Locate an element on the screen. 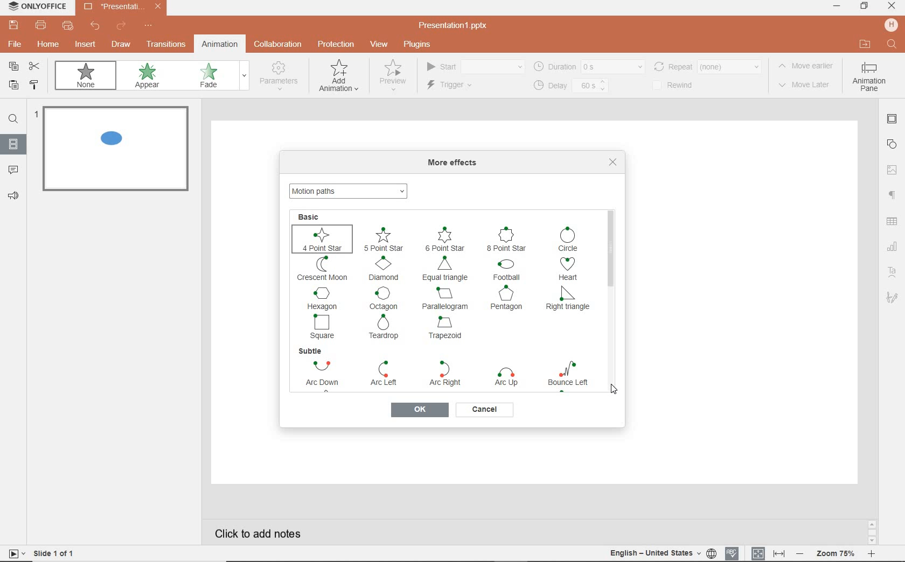 Image resolution: width=905 pixels, height=562 pixels. SUBTLE is located at coordinates (311, 351).